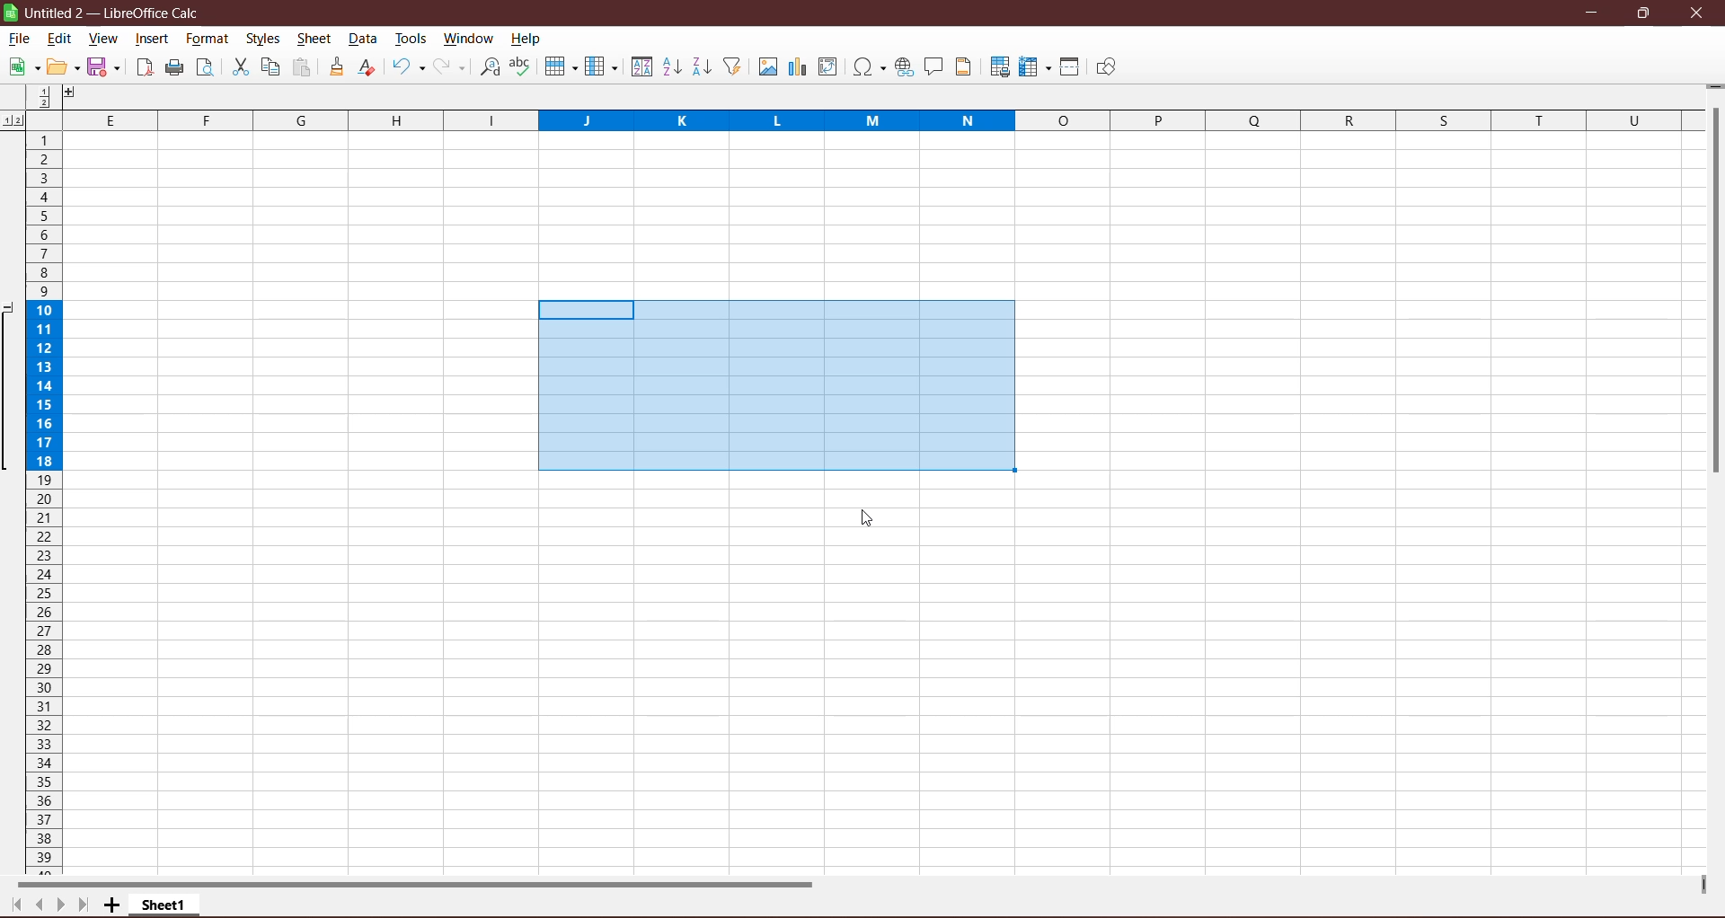 This screenshot has height=918, width=1725. Describe the element at coordinates (1106, 67) in the screenshot. I see `Show Draw Functions` at that location.